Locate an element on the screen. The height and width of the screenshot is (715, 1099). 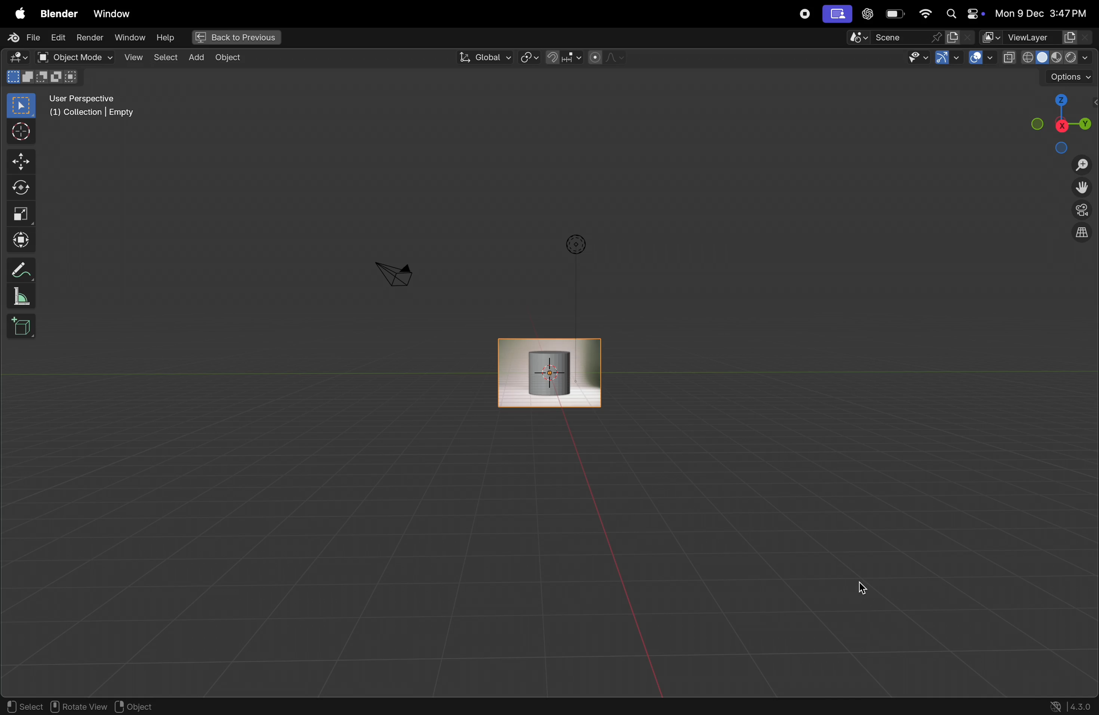
measure is located at coordinates (22, 297).